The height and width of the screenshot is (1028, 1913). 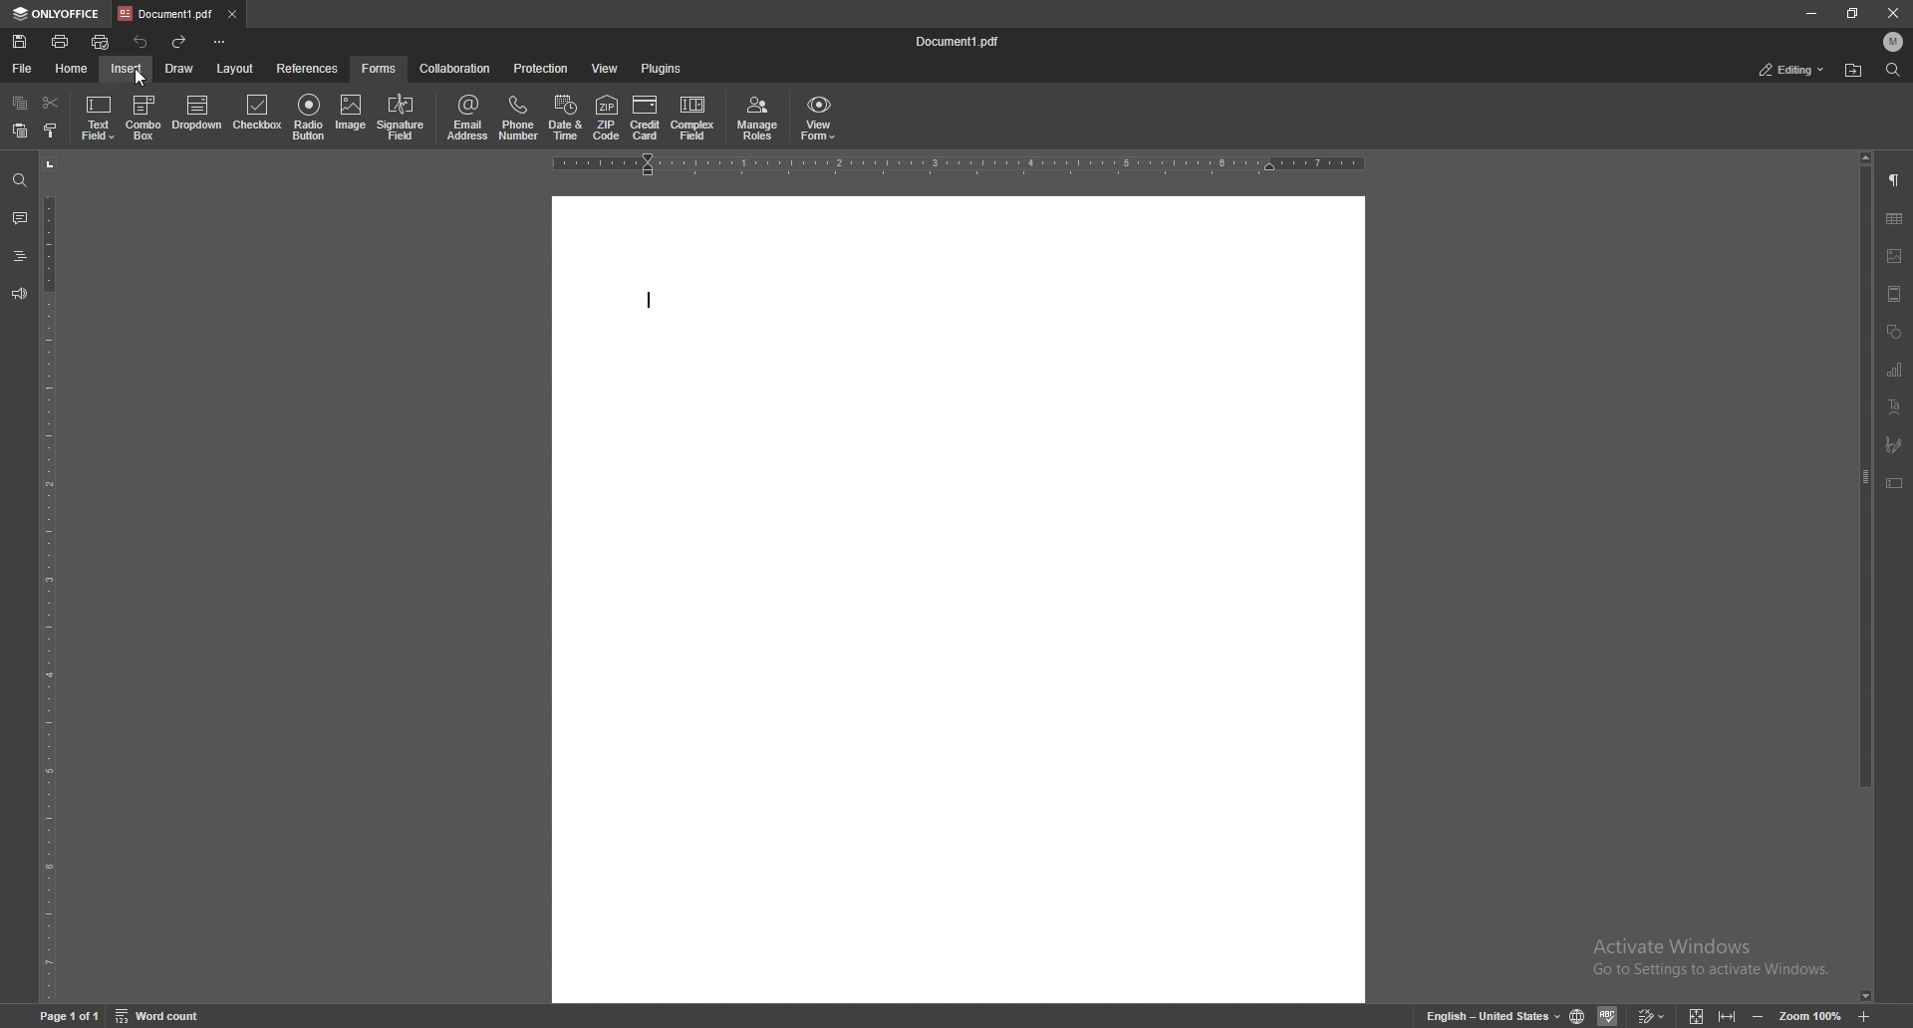 I want to click on zoom out, so click(x=1758, y=1016).